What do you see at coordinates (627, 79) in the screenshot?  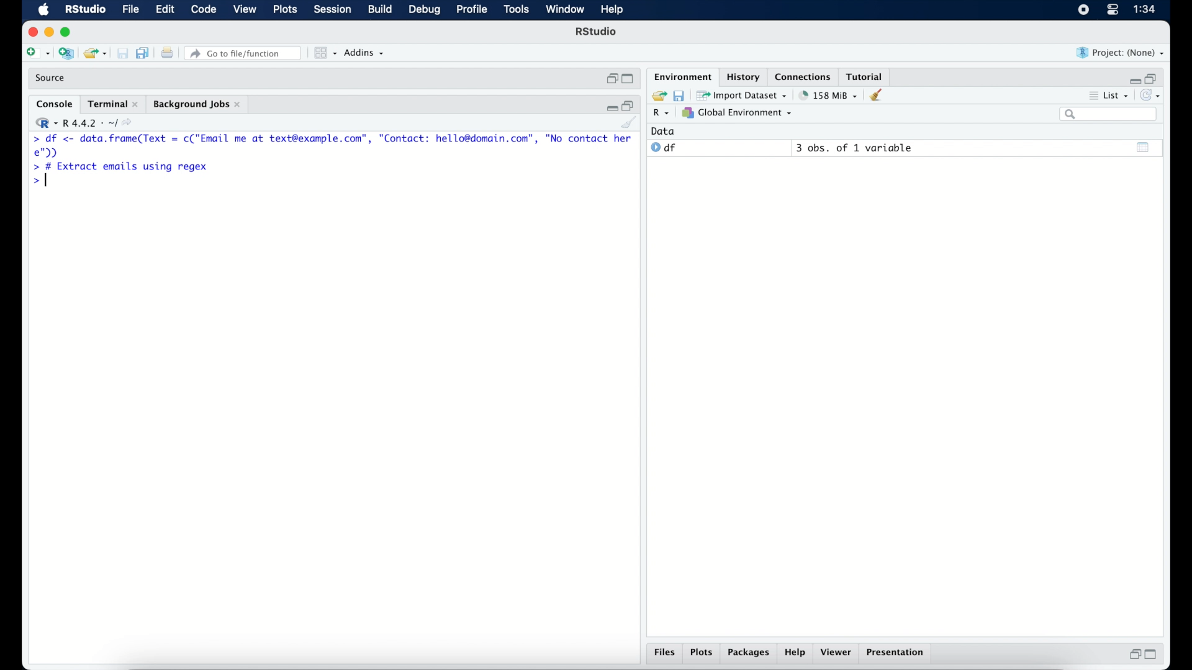 I see `maximize` at bounding box center [627, 79].